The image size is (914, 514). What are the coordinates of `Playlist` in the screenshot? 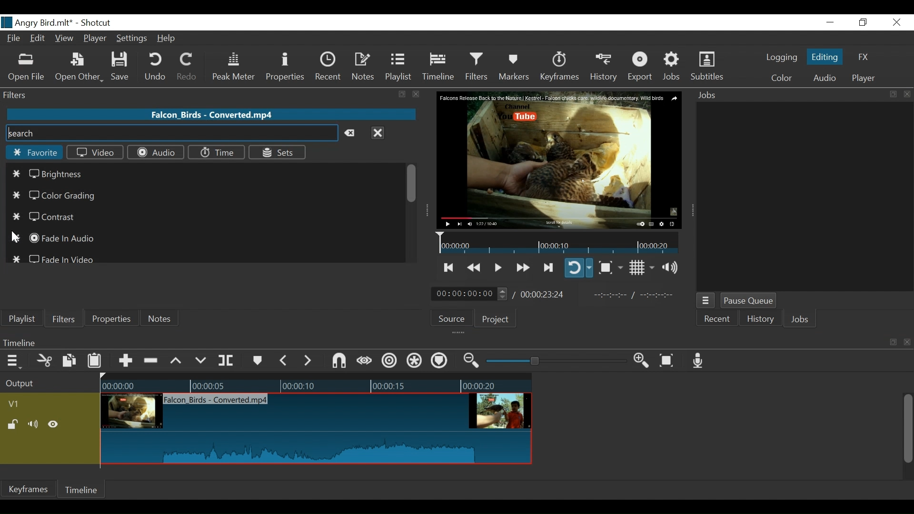 It's located at (22, 319).